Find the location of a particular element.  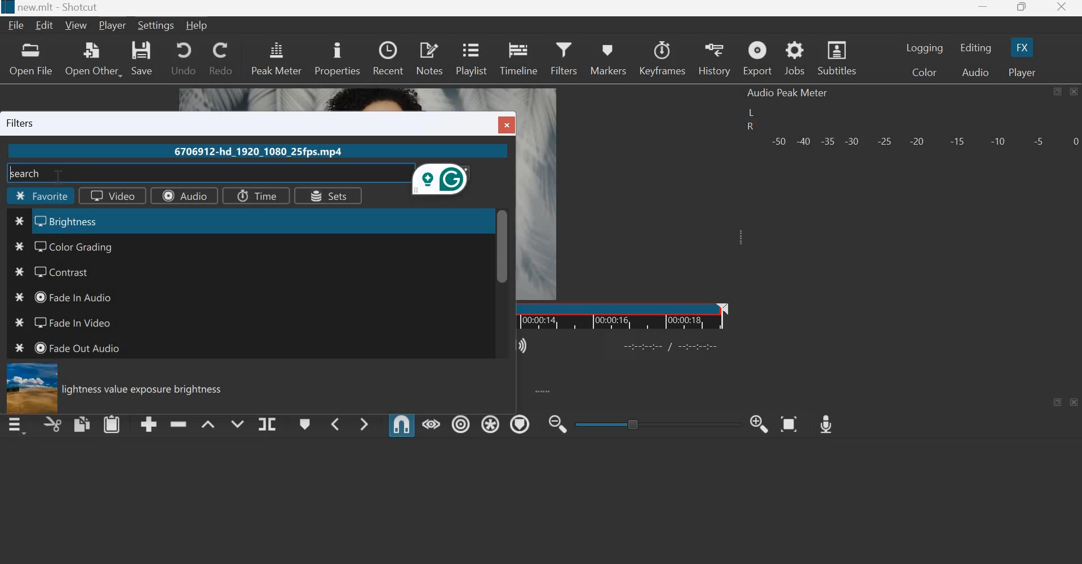

Fade out Audio is located at coordinates (81, 348).